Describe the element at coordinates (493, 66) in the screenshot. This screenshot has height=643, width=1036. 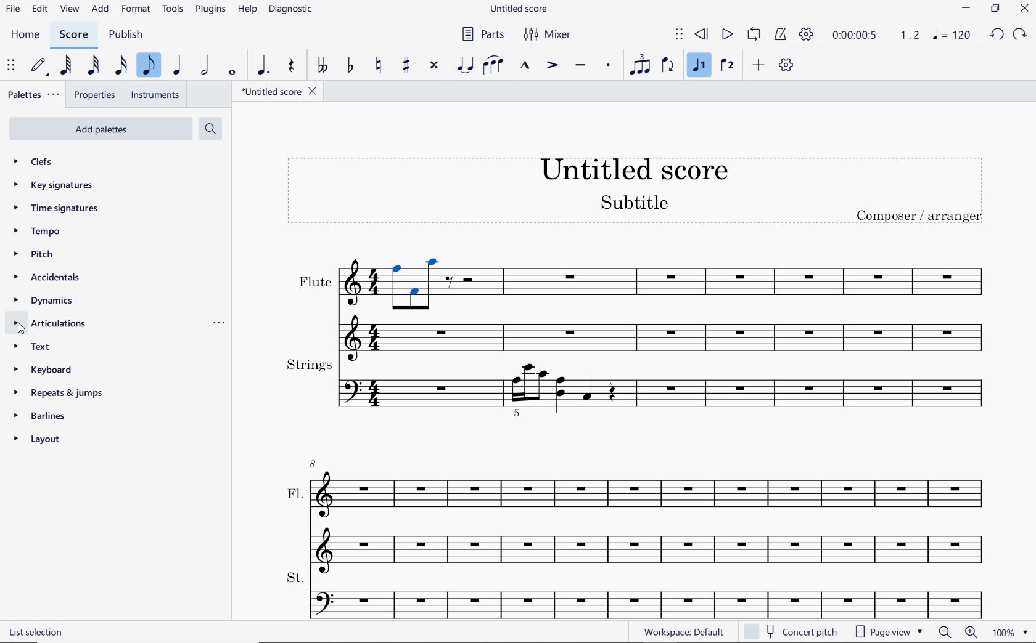
I see `SLUR` at that location.